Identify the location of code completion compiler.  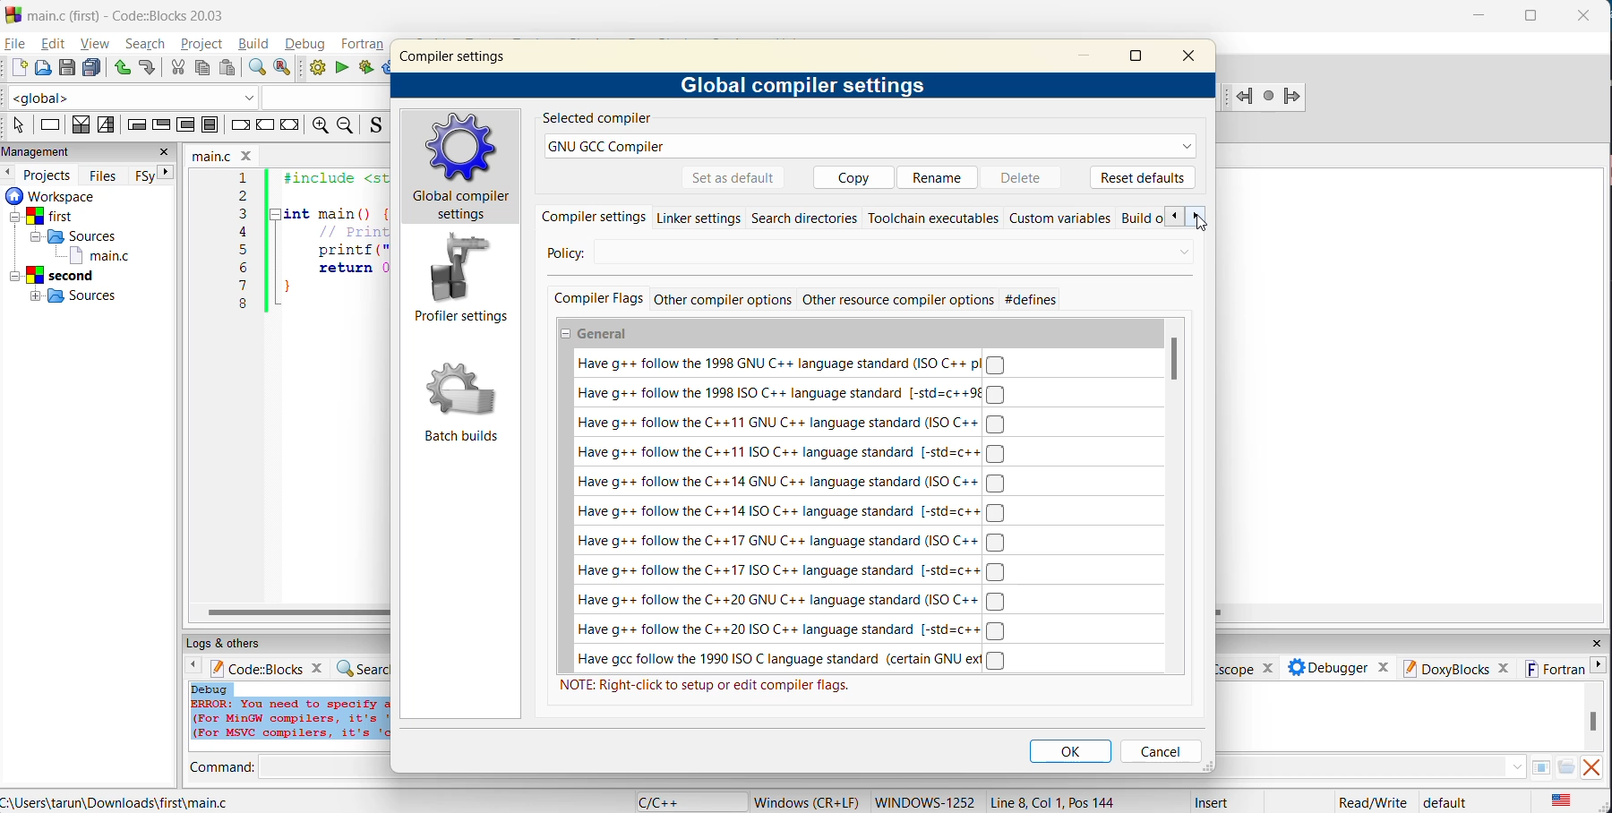
(191, 100).